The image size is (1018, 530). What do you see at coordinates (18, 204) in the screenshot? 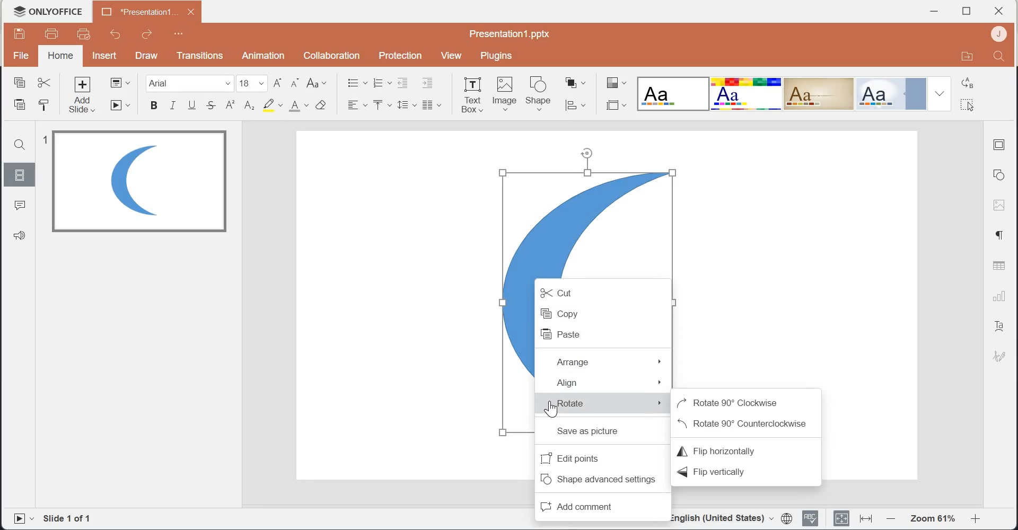
I see `Comments` at bounding box center [18, 204].